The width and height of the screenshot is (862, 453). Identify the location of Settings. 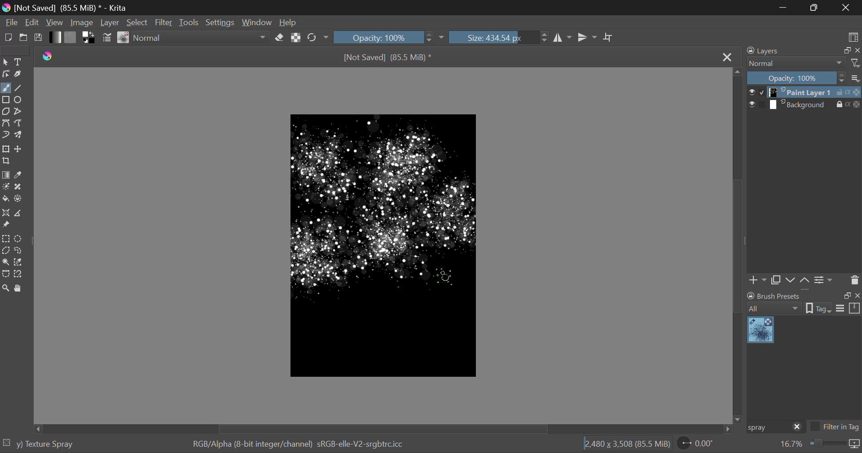
(825, 280).